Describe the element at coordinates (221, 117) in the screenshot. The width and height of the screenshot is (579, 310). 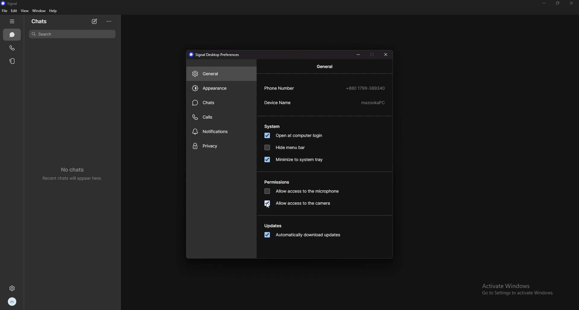
I see `calls` at that location.